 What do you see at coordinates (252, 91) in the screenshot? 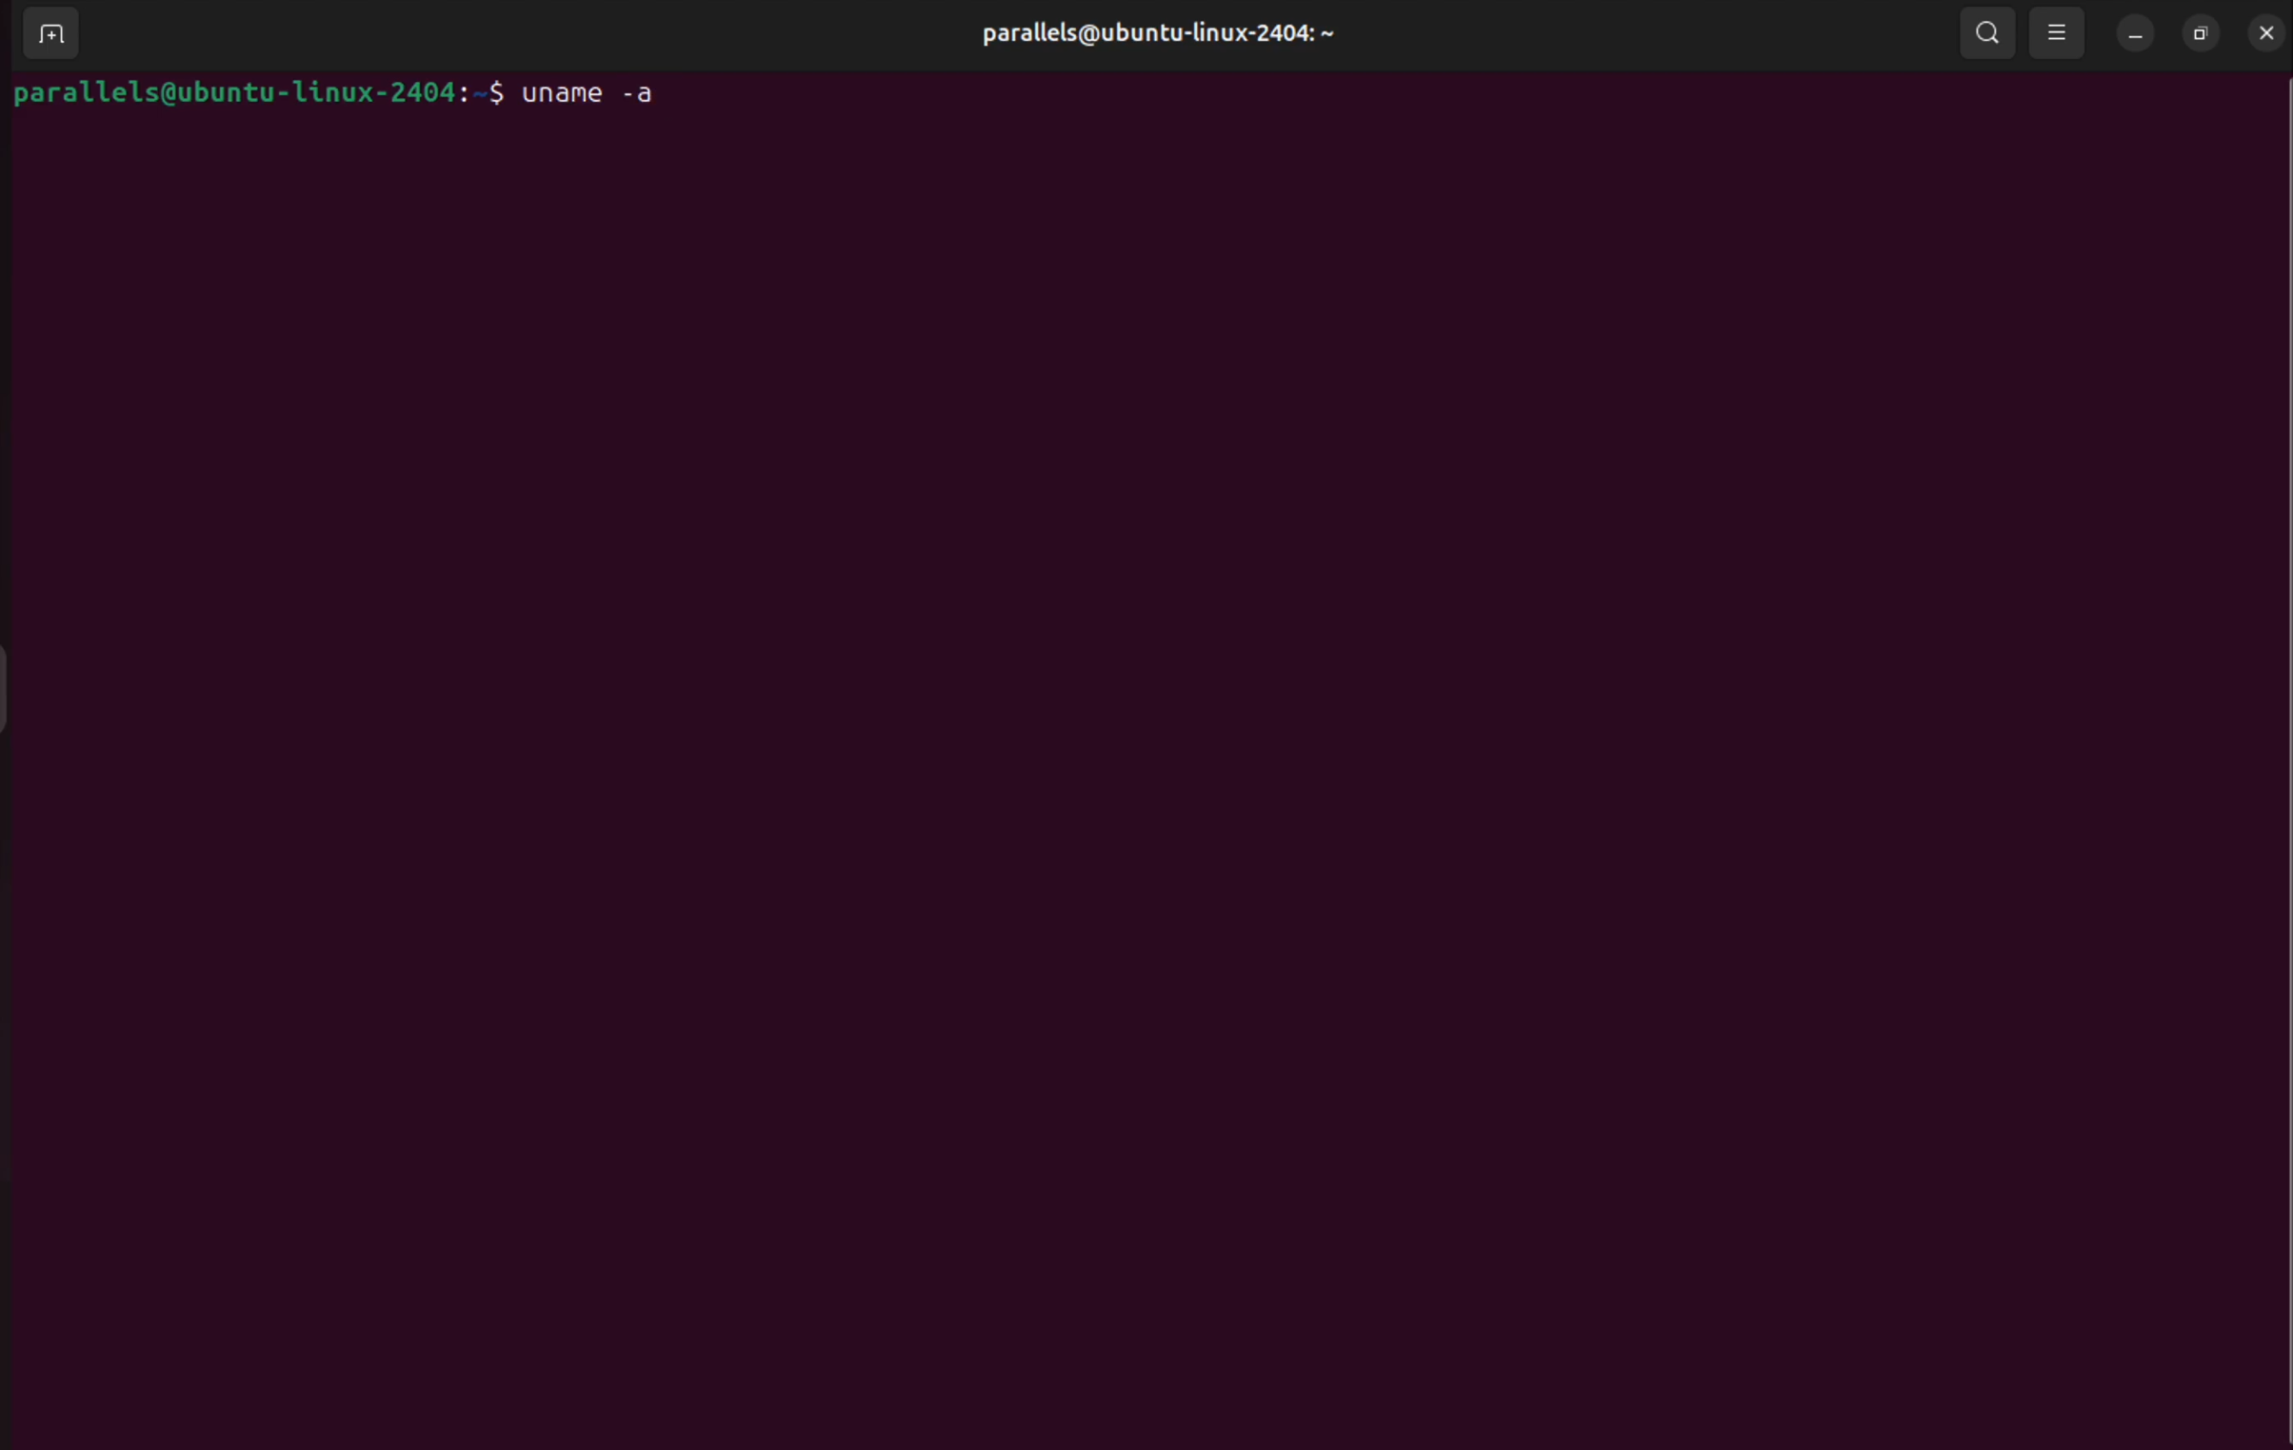
I see `parallels@ubuntu-1linux-2404:~$` at bounding box center [252, 91].